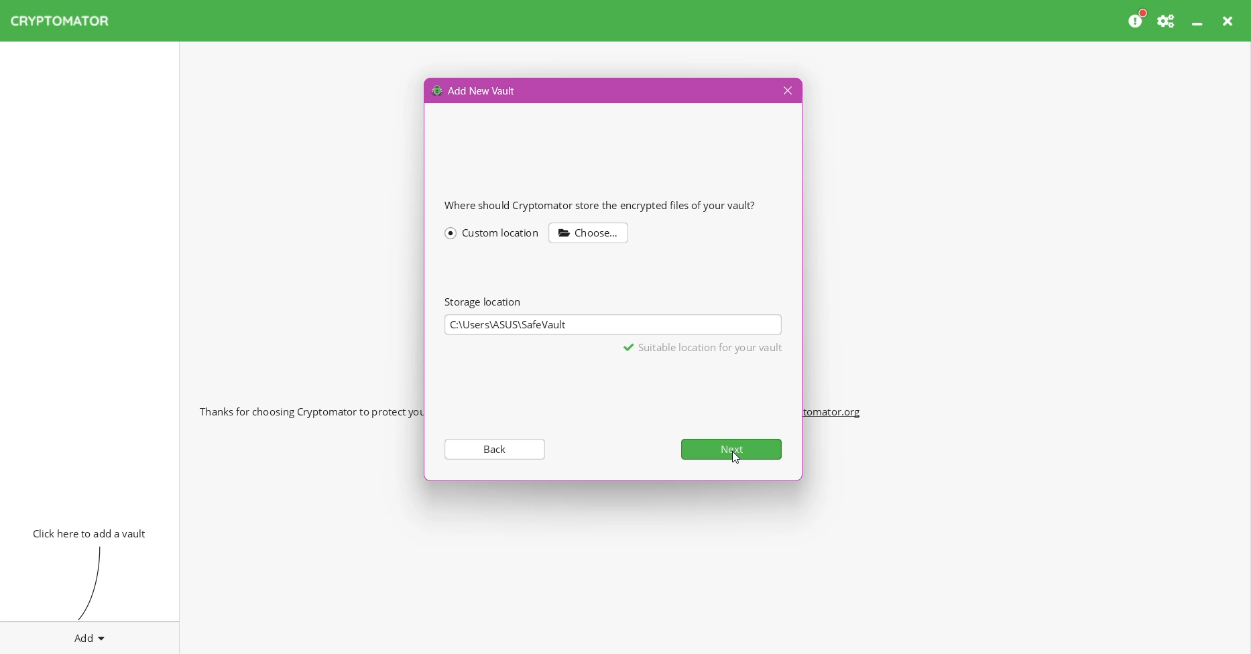 The image size is (1251, 654). What do you see at coordinates (90, 635) in the screenshot?
I see `Add` at bounding box center [90, 635].